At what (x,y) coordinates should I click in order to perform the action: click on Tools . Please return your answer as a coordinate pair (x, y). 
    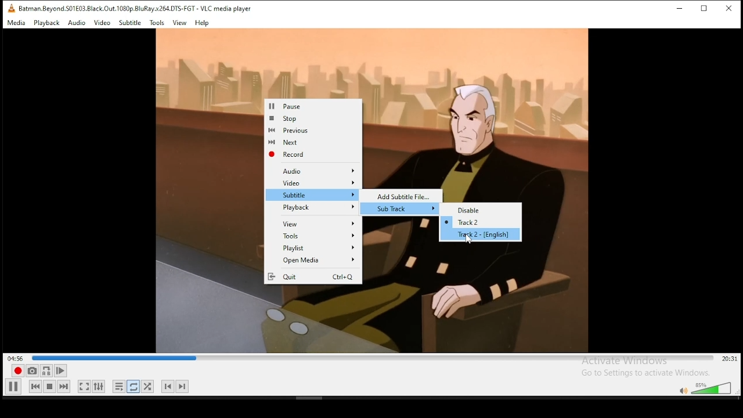
    Looking at the image, I should click on (318, 237).